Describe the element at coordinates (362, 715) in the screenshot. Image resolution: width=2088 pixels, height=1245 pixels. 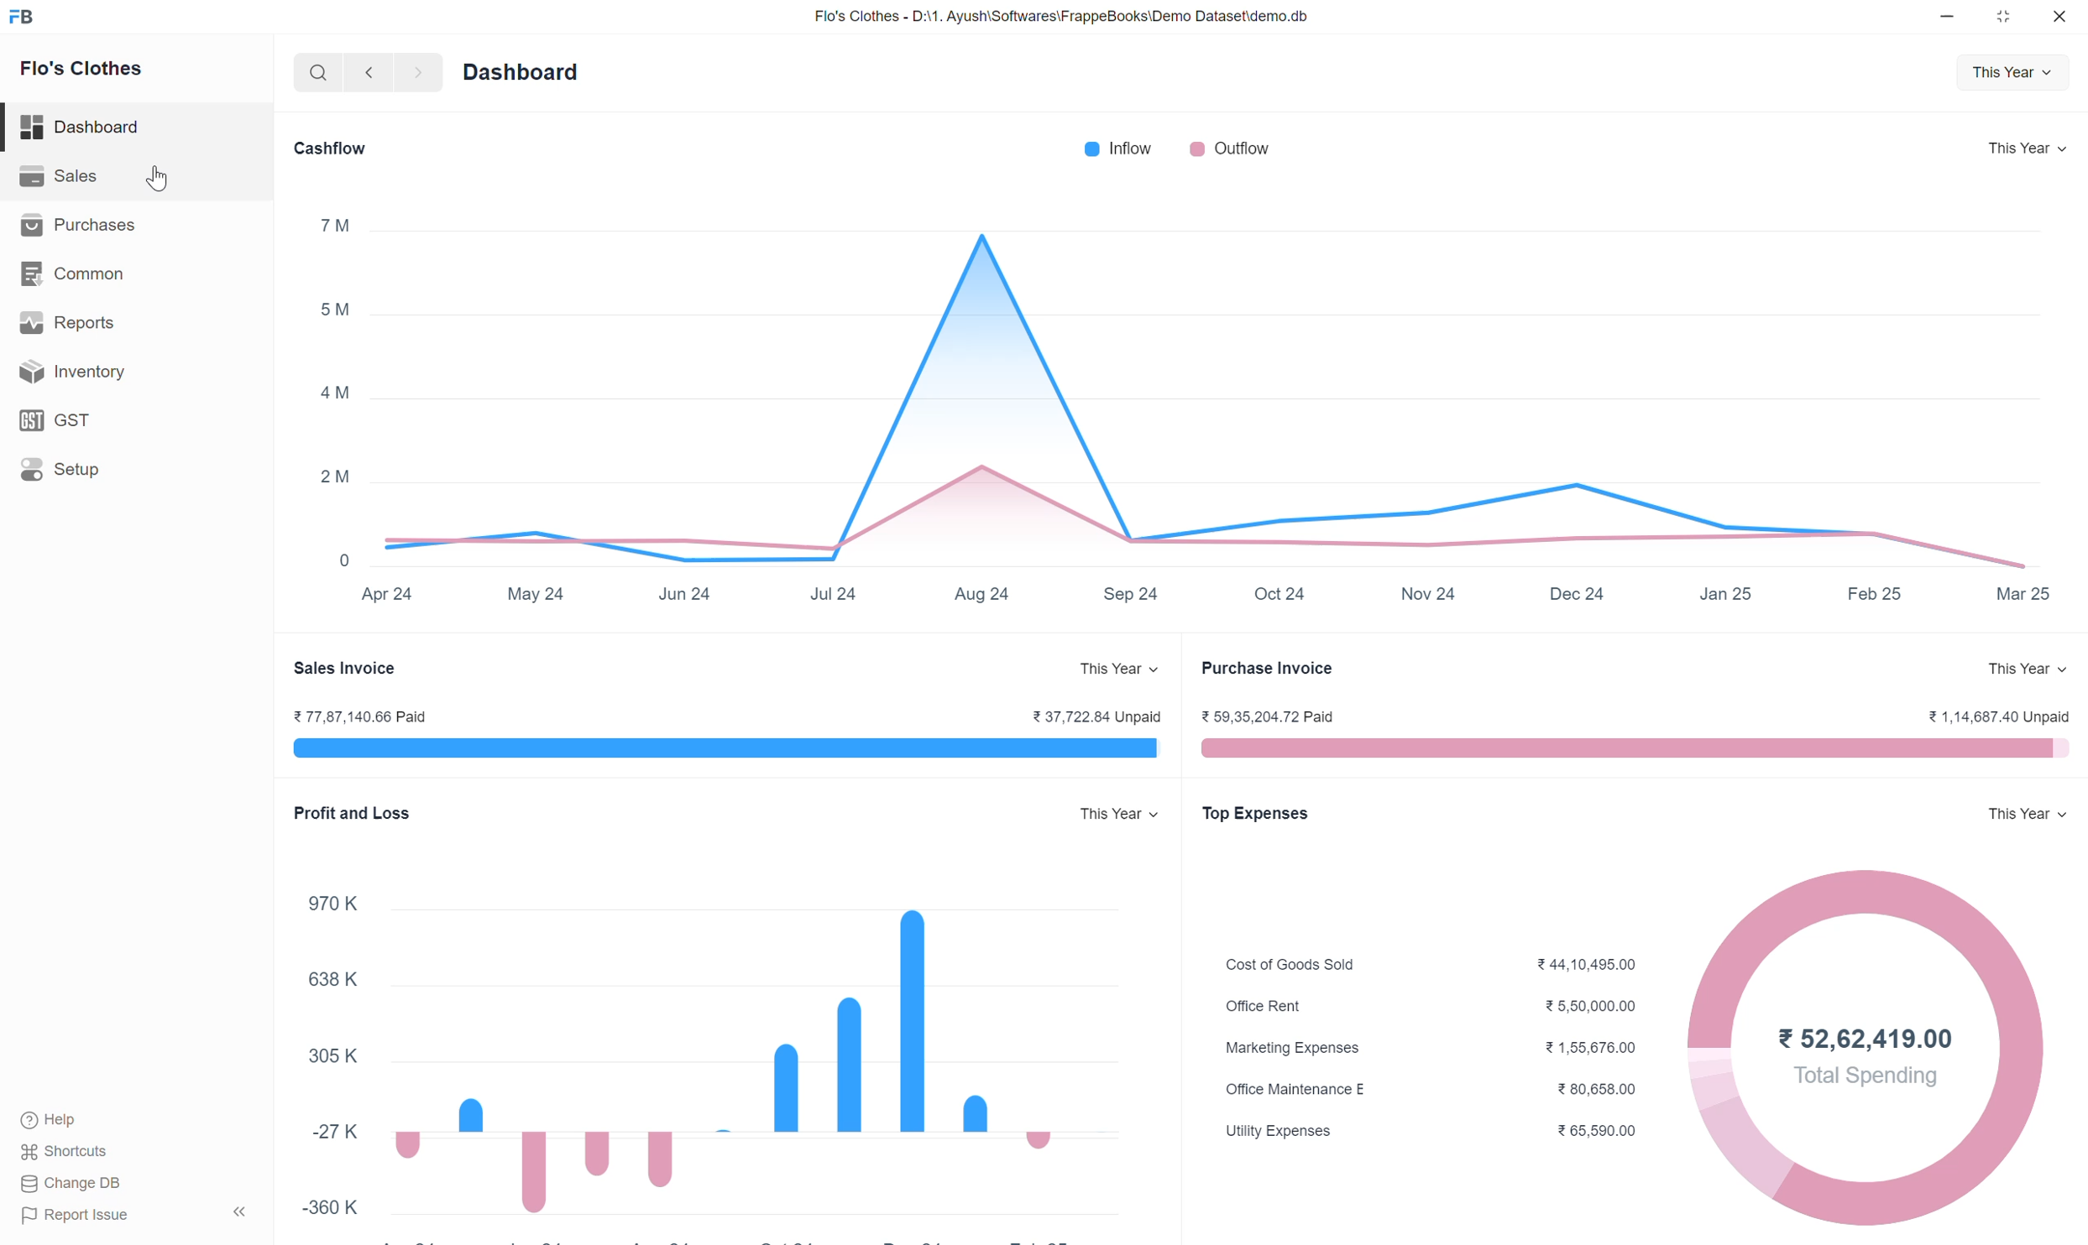
I see `Rs. 77,87,140.66 Paid` at that location.